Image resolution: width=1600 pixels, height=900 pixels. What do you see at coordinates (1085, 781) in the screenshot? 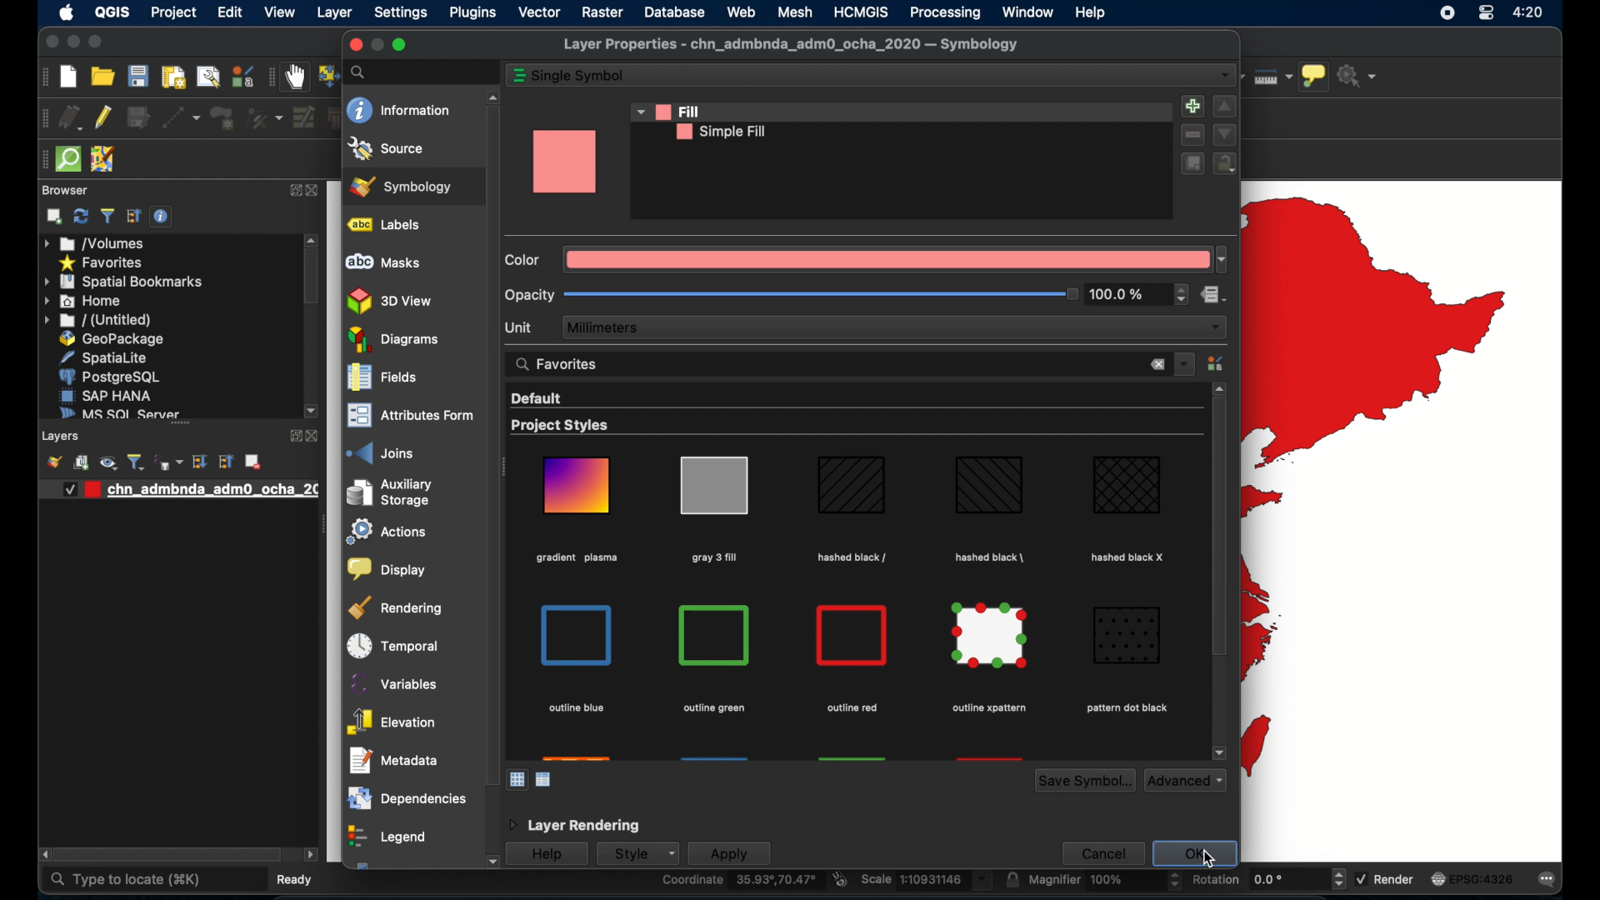
I see `save symbol` at bounding box center [1085, 781].